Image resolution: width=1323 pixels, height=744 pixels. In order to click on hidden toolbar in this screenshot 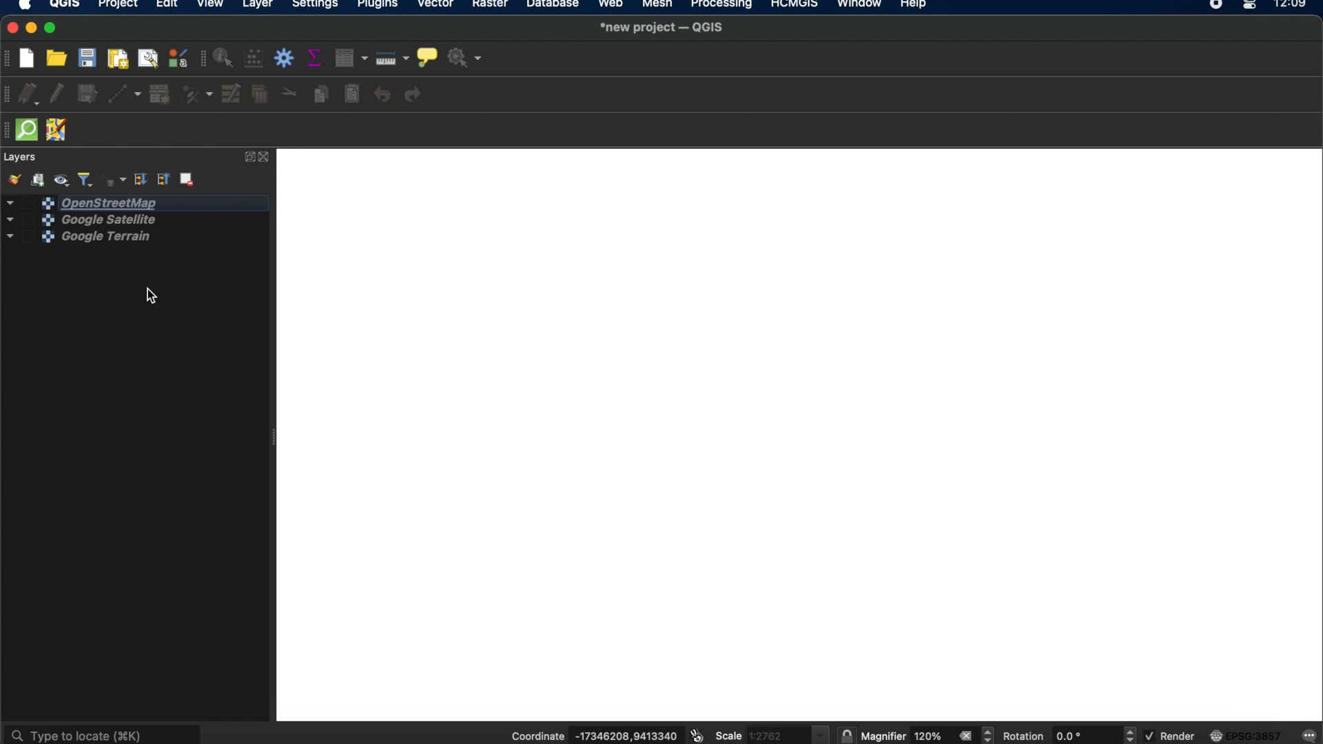, I will do `click(8, 130)`.